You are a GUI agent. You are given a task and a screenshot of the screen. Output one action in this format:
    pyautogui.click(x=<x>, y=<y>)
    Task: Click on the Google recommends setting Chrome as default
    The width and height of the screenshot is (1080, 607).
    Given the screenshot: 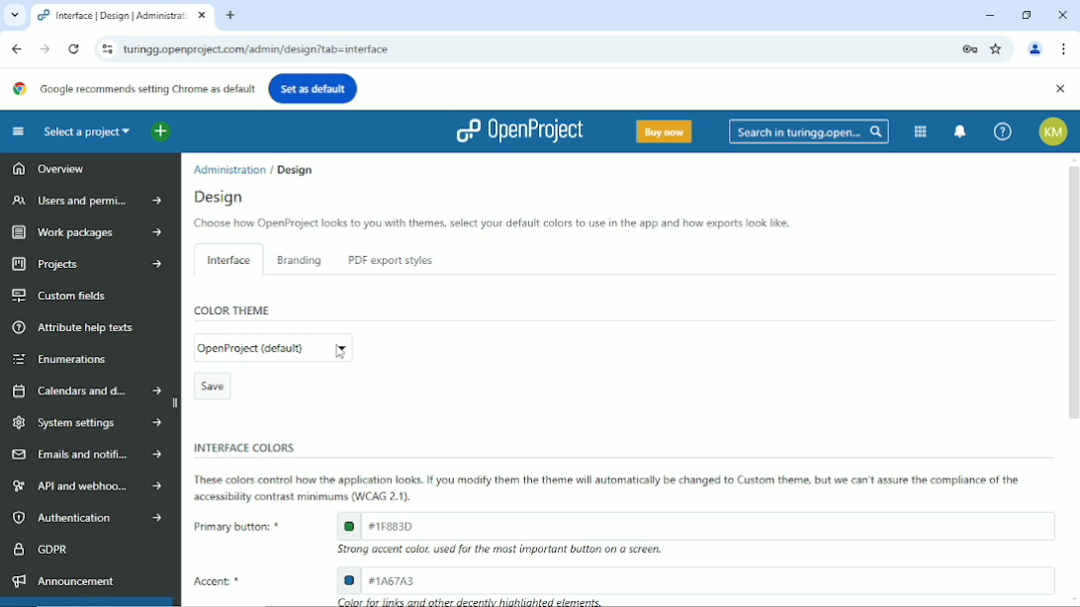 What is the action you would take?
    pyautogui.click(x=134, y=88)
    